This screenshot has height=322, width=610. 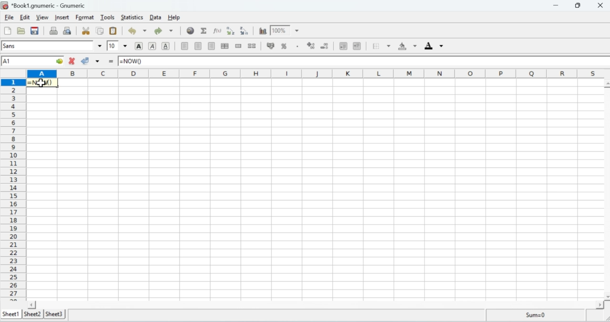 I want to click on Format, so click(x=85, y=18).